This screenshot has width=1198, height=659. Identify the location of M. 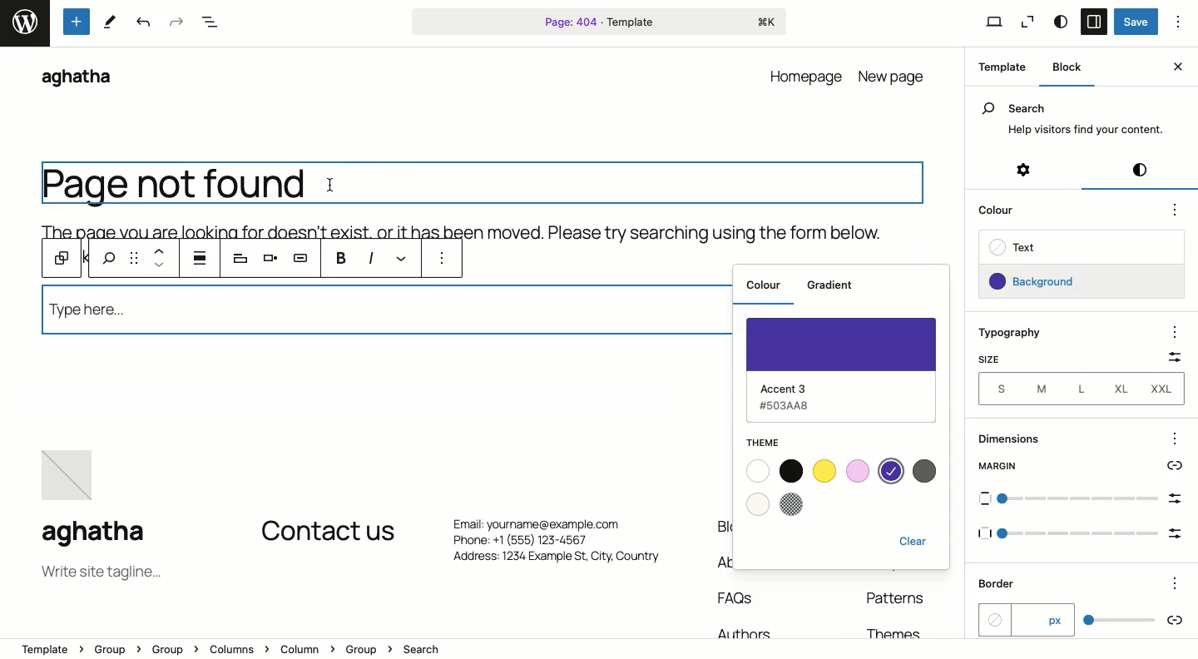
(1038, 388).